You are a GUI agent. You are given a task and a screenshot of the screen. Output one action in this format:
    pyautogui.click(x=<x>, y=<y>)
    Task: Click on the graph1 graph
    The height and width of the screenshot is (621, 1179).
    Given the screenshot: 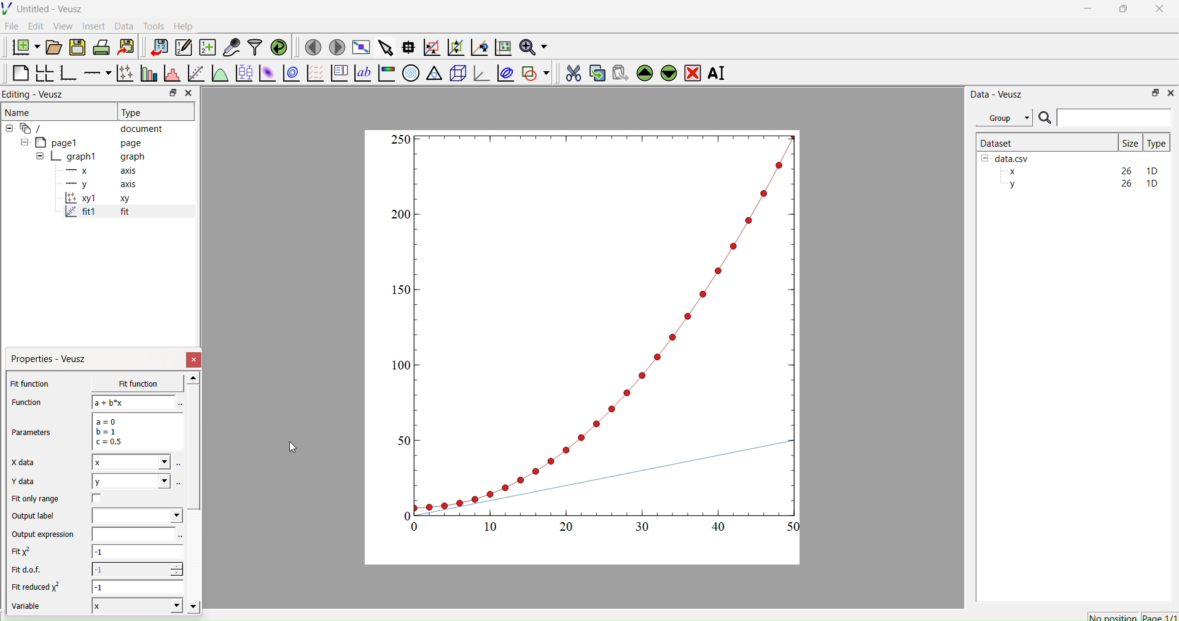 What is the action you would take?
    pyautogui.click(x=91, y=157)
    